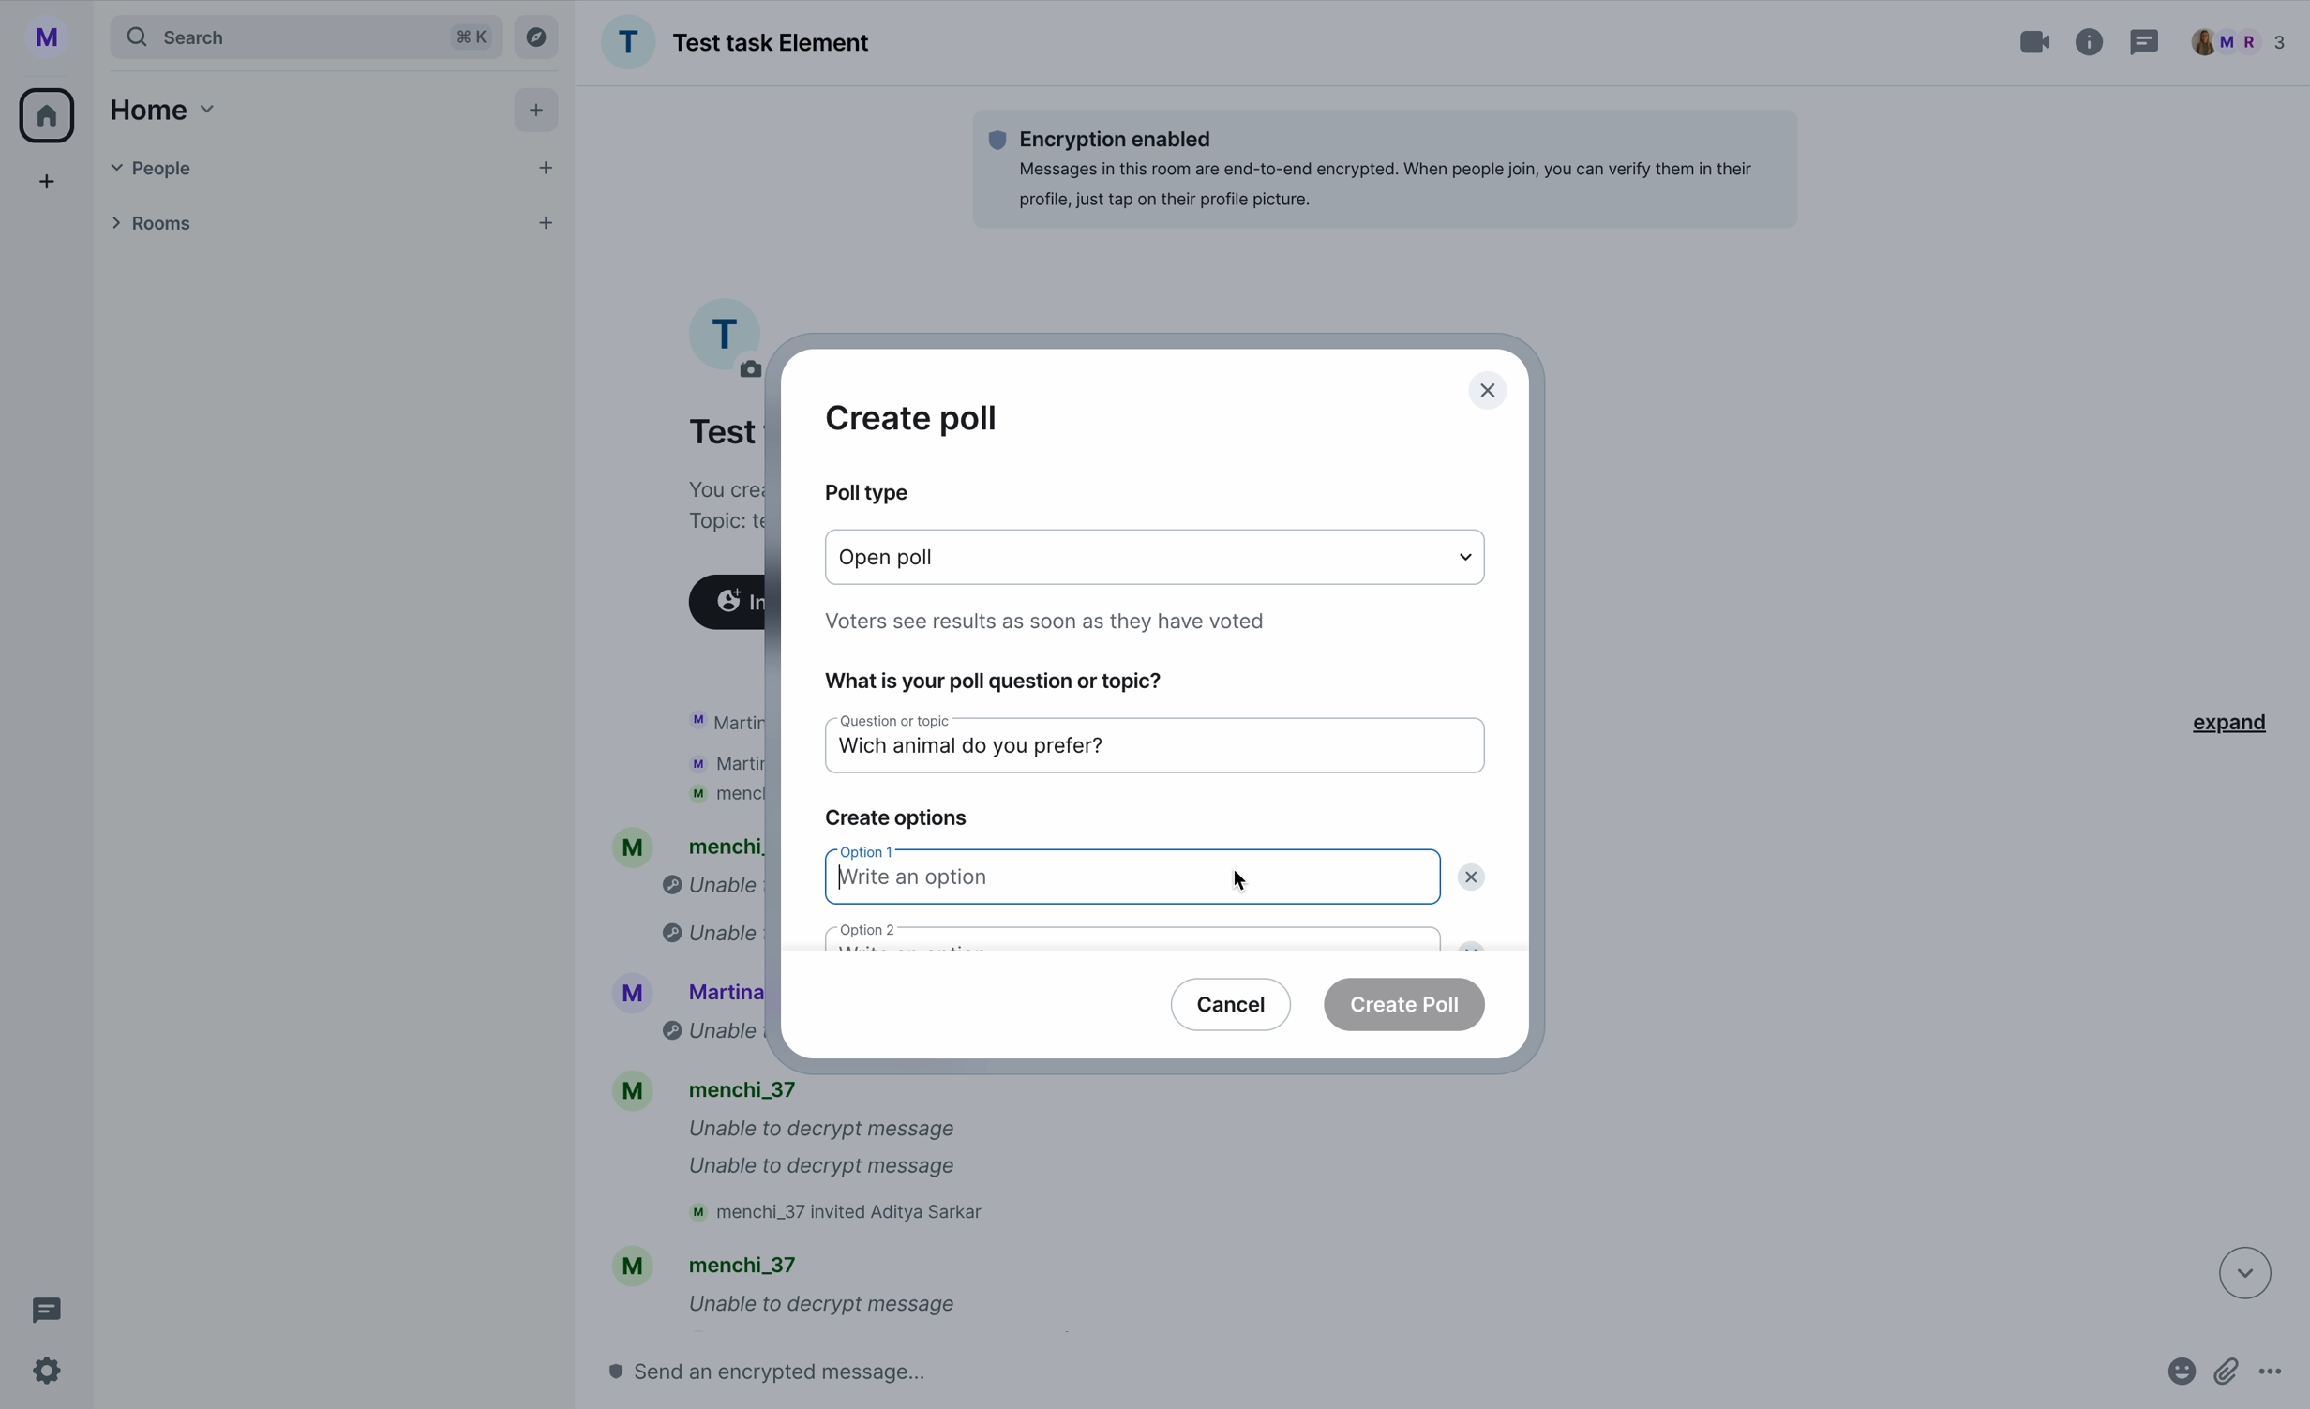 The width and height of the screenshot is (2310, 1409). Describe the element at coordinates (49, 187) in the screenshot. I see `add` at that location.